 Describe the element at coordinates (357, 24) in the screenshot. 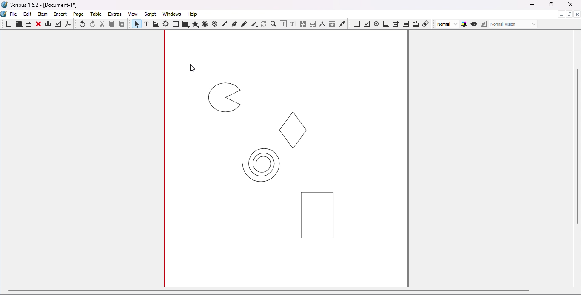

I see `PDF push button` at that location.